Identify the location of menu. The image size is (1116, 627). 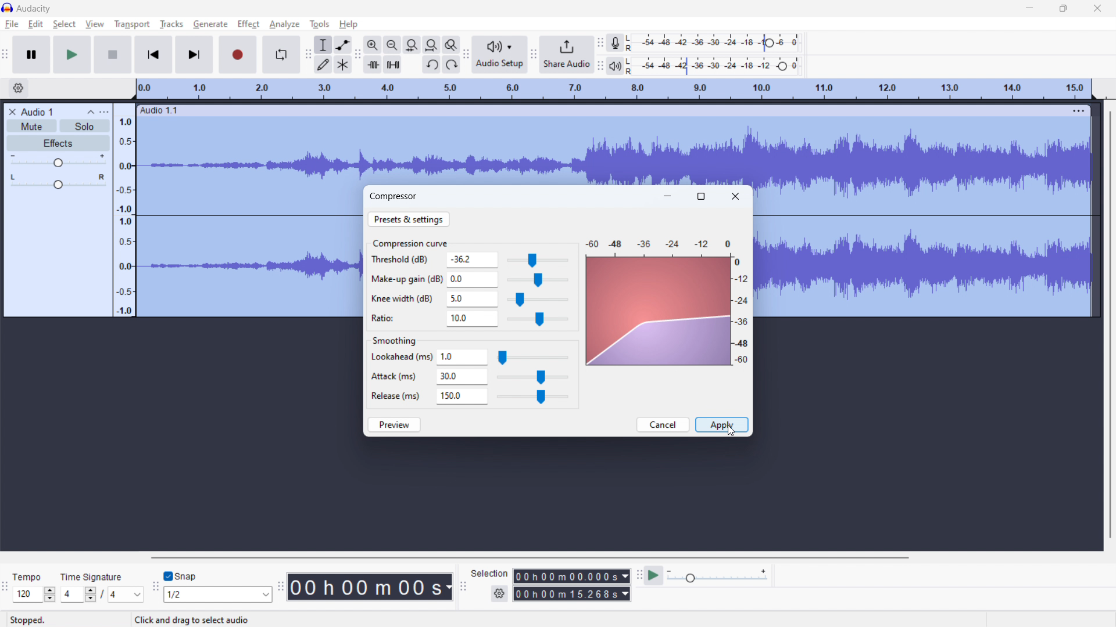
(1080, 110).